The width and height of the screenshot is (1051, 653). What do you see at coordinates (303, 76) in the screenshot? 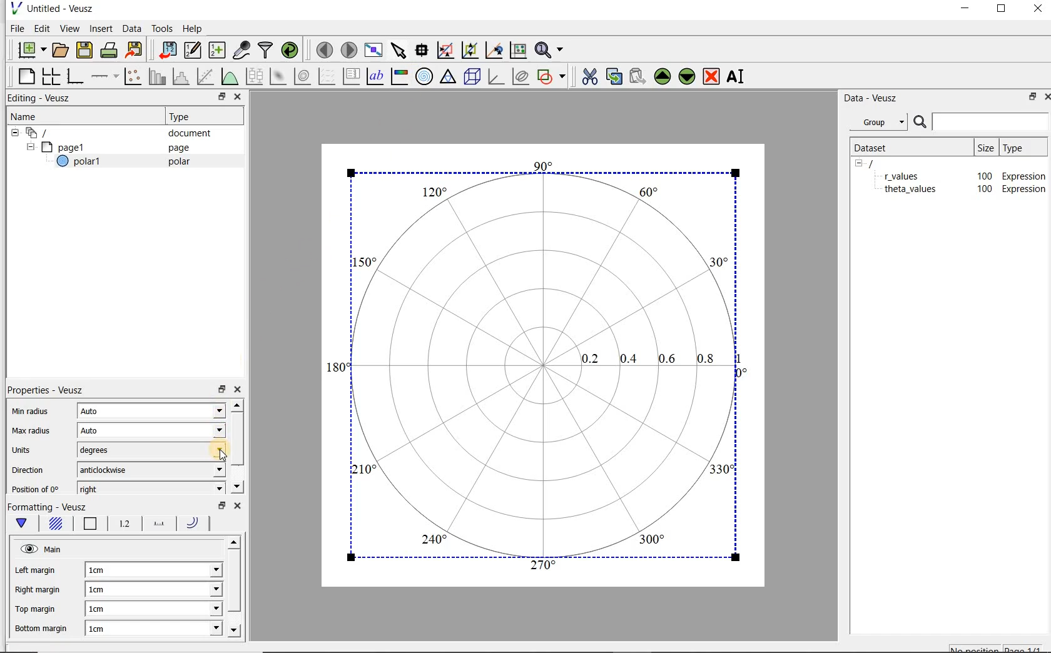
I see `plot a 2d dataset as contours` at bounding box center [303, 76].